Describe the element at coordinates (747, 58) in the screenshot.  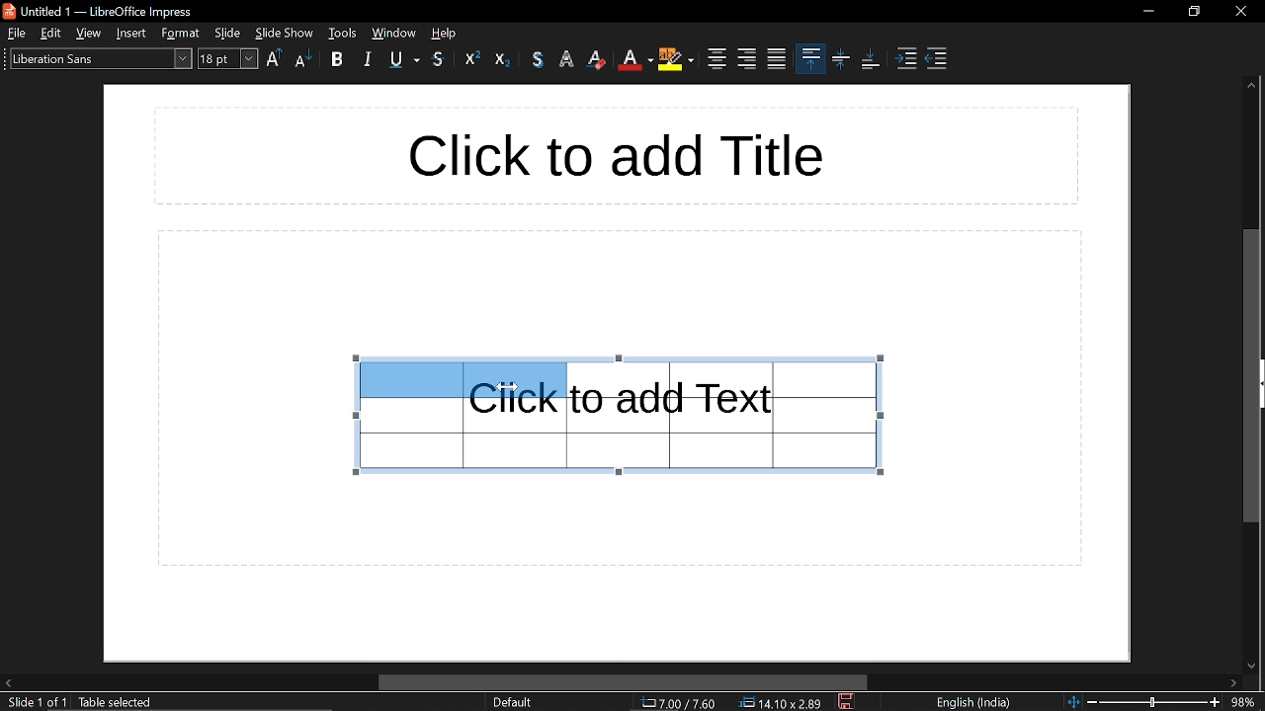
I see `align right` at that location.